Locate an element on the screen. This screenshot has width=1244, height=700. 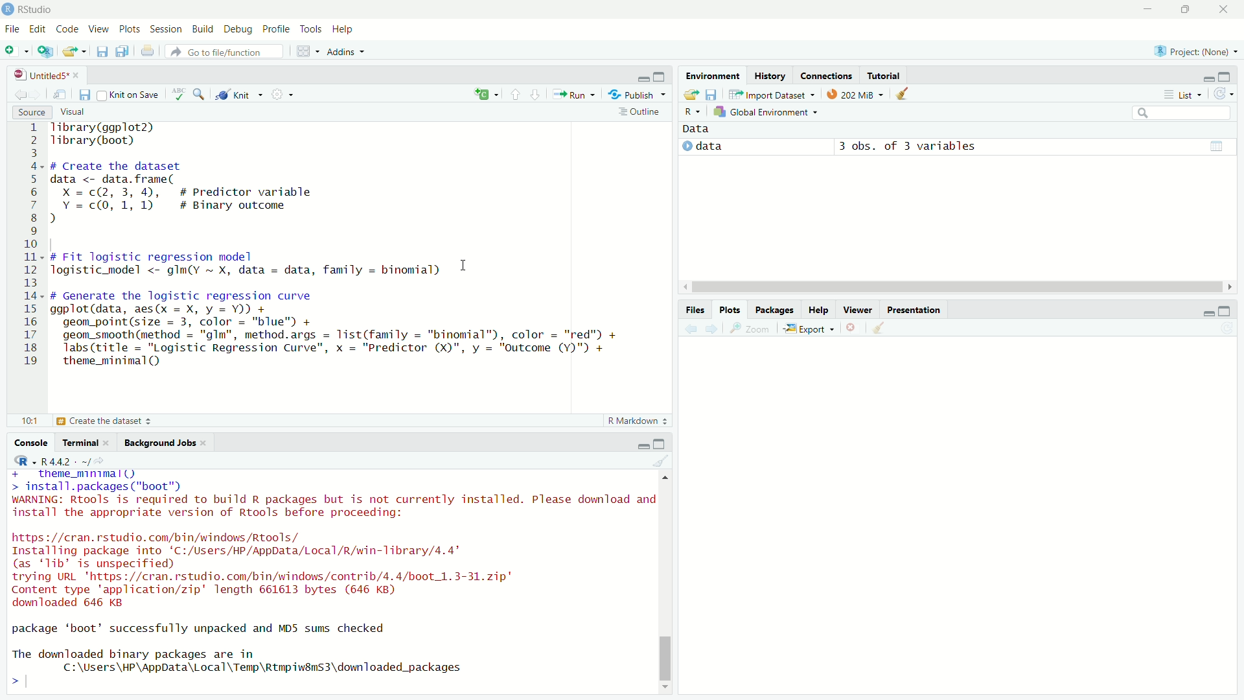
Go back to previous source location is located at coordinates (20, 95).